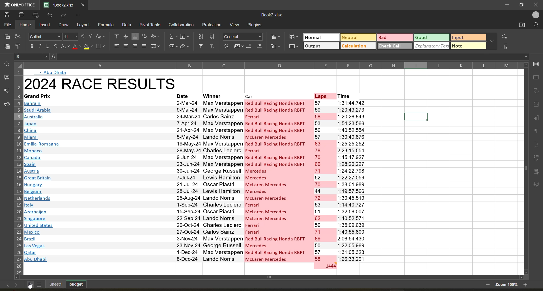 The height and width of the screenshot is (291, 543). What do you see at coordinates (32, 57) in the screenshot?
I see `cell address` at bounding box center [32, 57].